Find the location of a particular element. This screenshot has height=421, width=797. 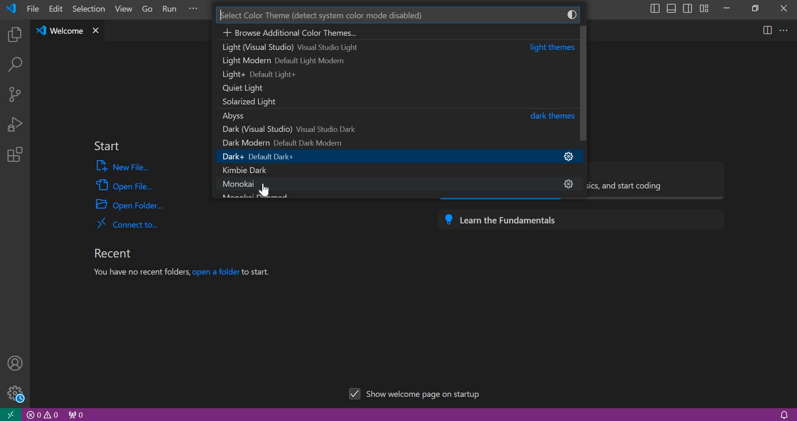

close is located at coordinates (784, 8).